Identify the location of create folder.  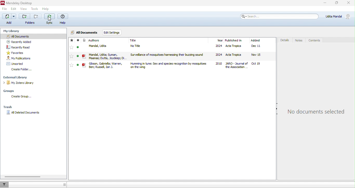
(22, 70).